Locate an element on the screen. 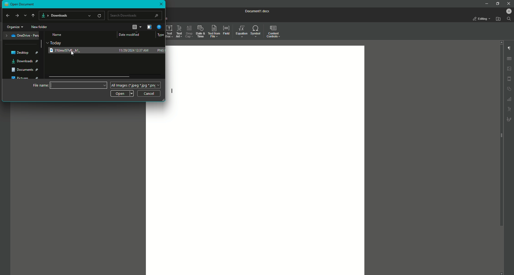 Image resolution: width=514 pixels, height=275 pixels. Text Art is located at coordinates (177, 31).